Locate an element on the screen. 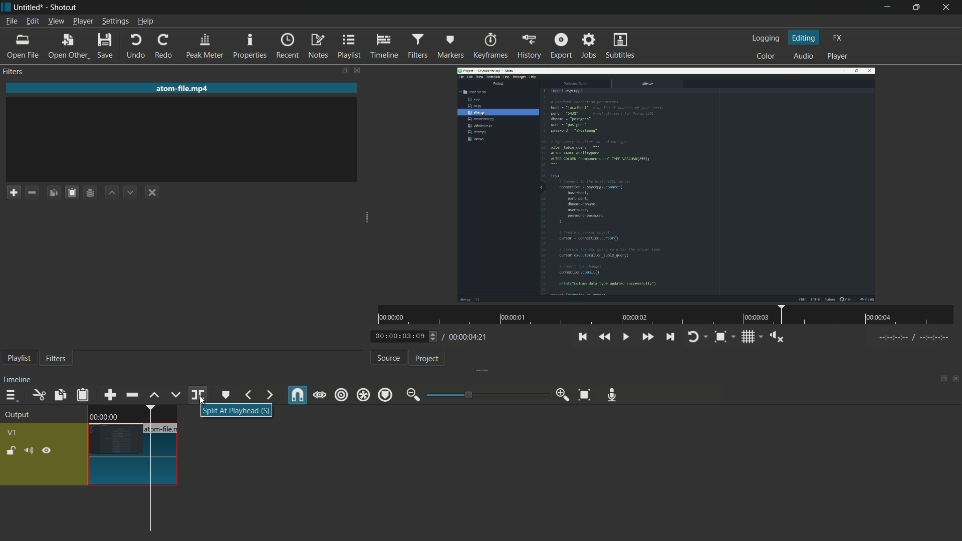 Image resolution: width=962 pixels, height=541 pixels. v1 is located at coordinates (14, 433).